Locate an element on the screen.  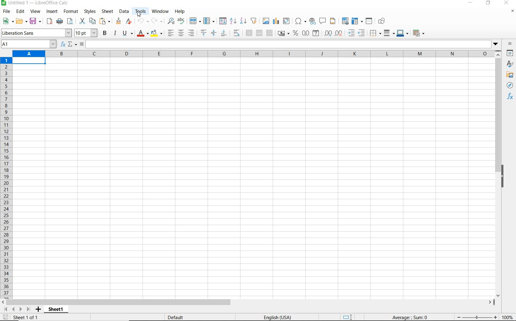
open is located at coordinates (21, 21).